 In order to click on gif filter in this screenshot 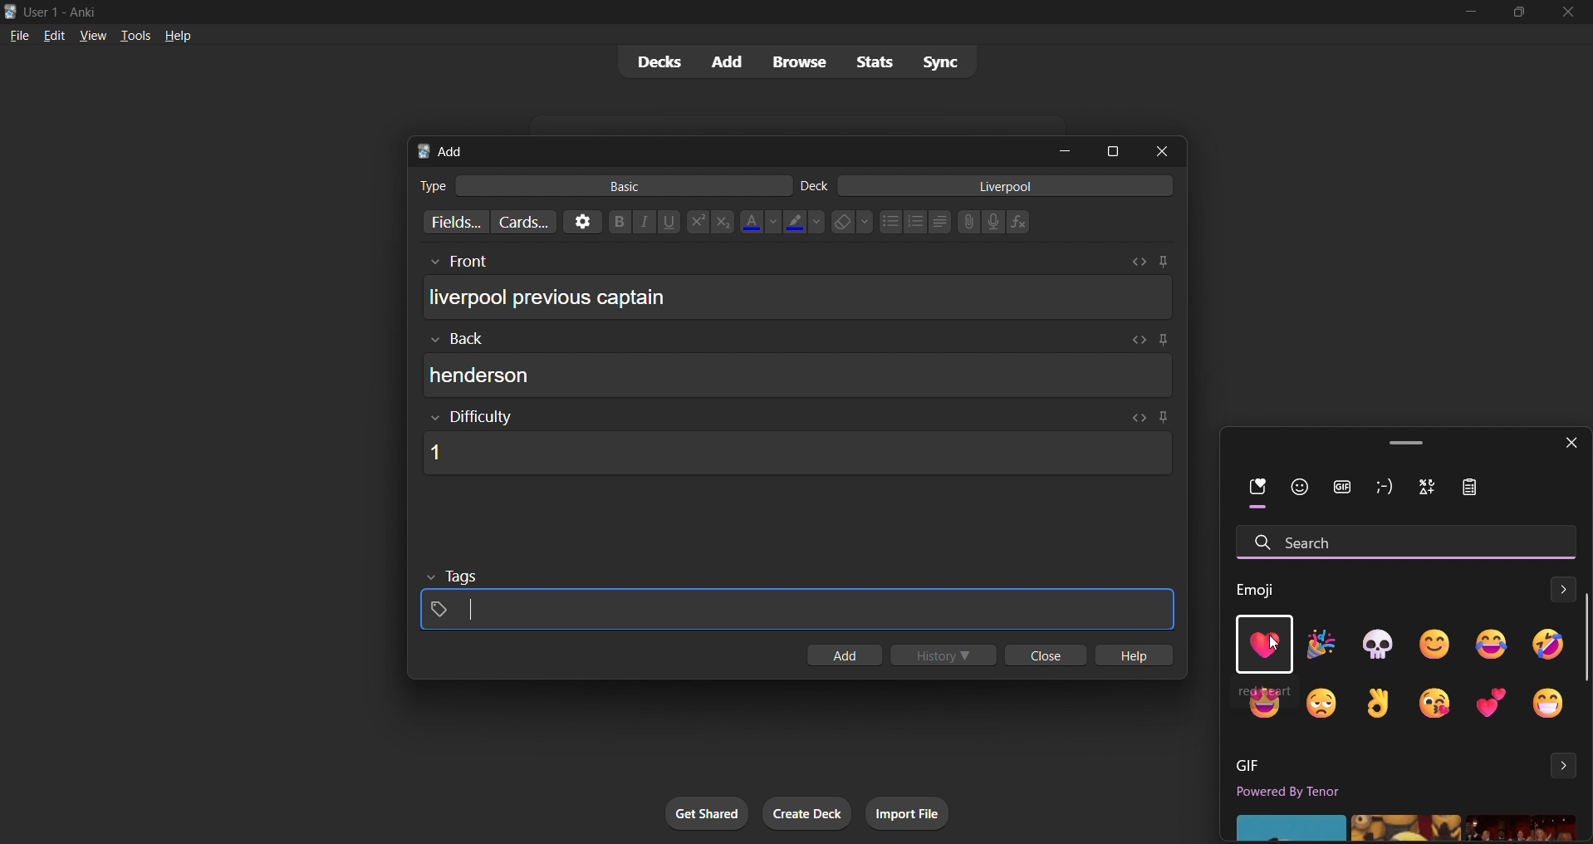, I will do `click(1345, 488)`.